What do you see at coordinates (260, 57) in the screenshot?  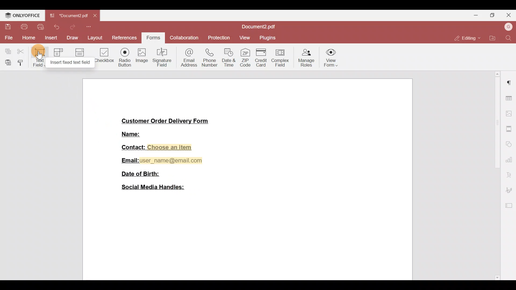 I see `Credit card` at bounding box center [260, 57].